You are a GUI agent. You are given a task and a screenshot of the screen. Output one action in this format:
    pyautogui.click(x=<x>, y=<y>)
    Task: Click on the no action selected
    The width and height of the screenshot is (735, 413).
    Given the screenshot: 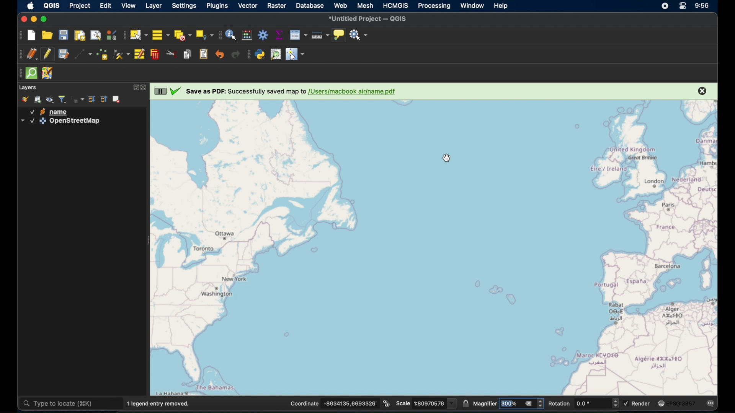 What is the action you would take?
    pyautogui.click(x=359, y=36)
    